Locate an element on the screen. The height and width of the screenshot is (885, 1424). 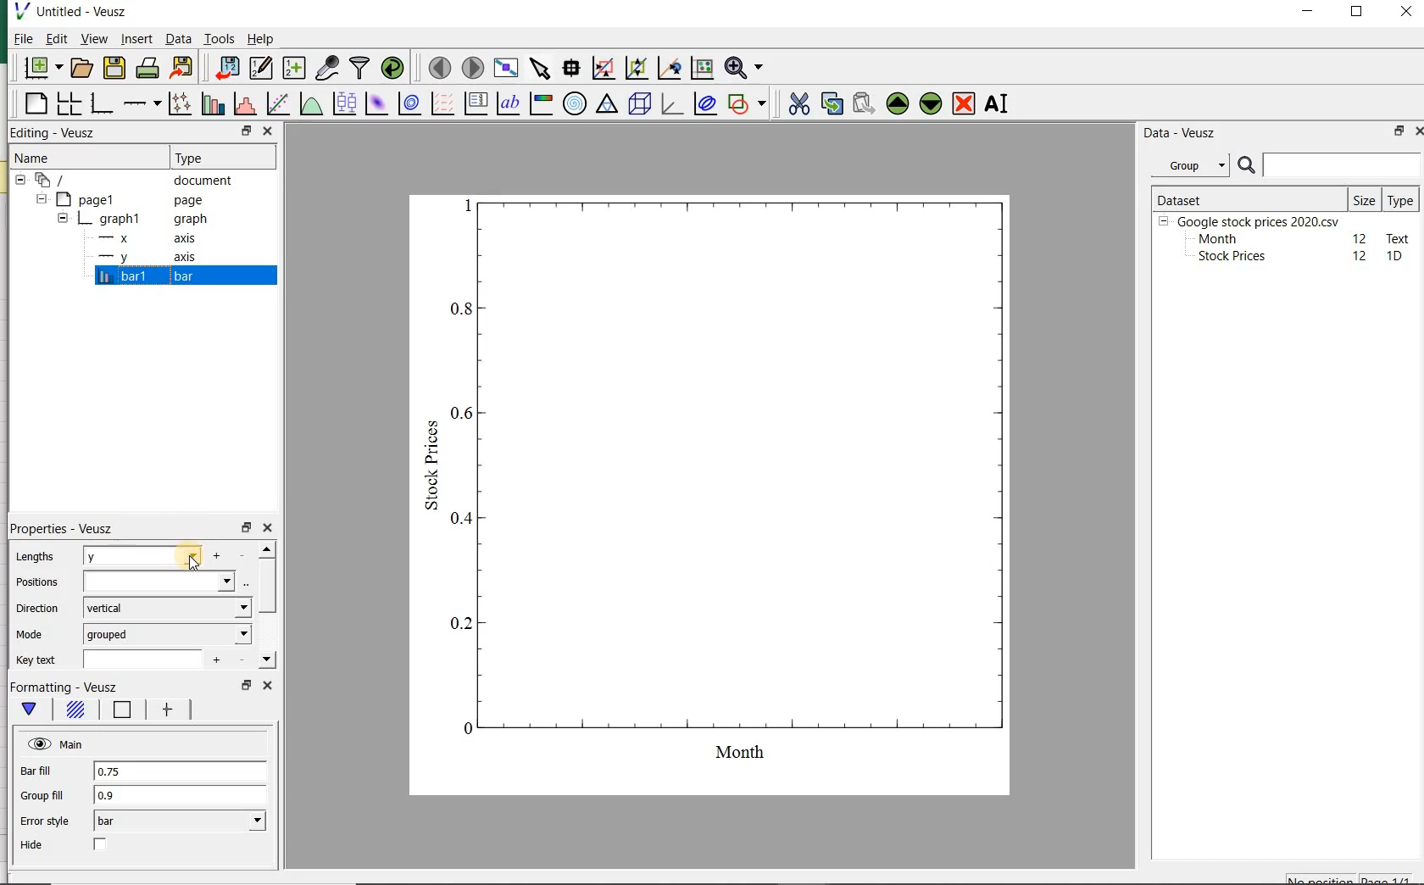
plot a vector field is located at coordinates (440, 105).